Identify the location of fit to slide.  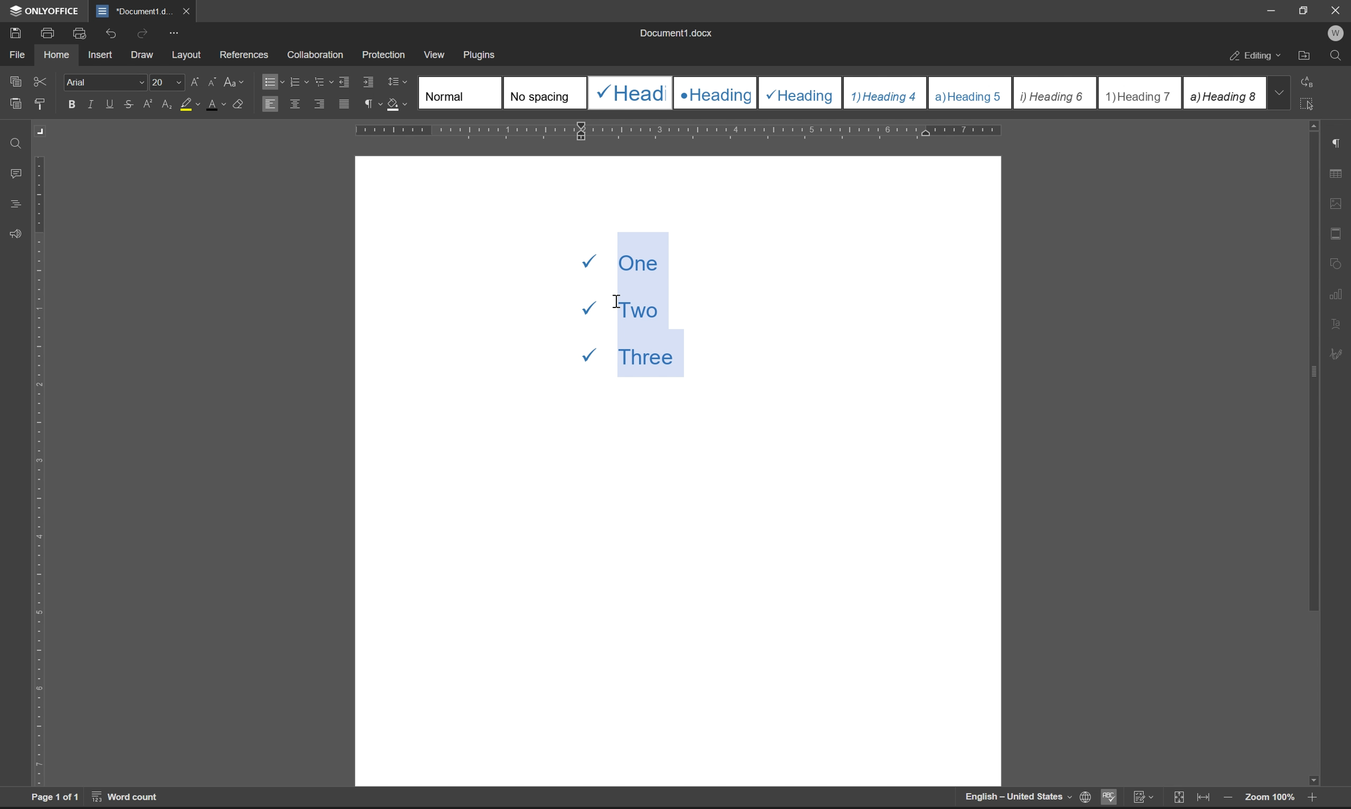
(1178, 798).